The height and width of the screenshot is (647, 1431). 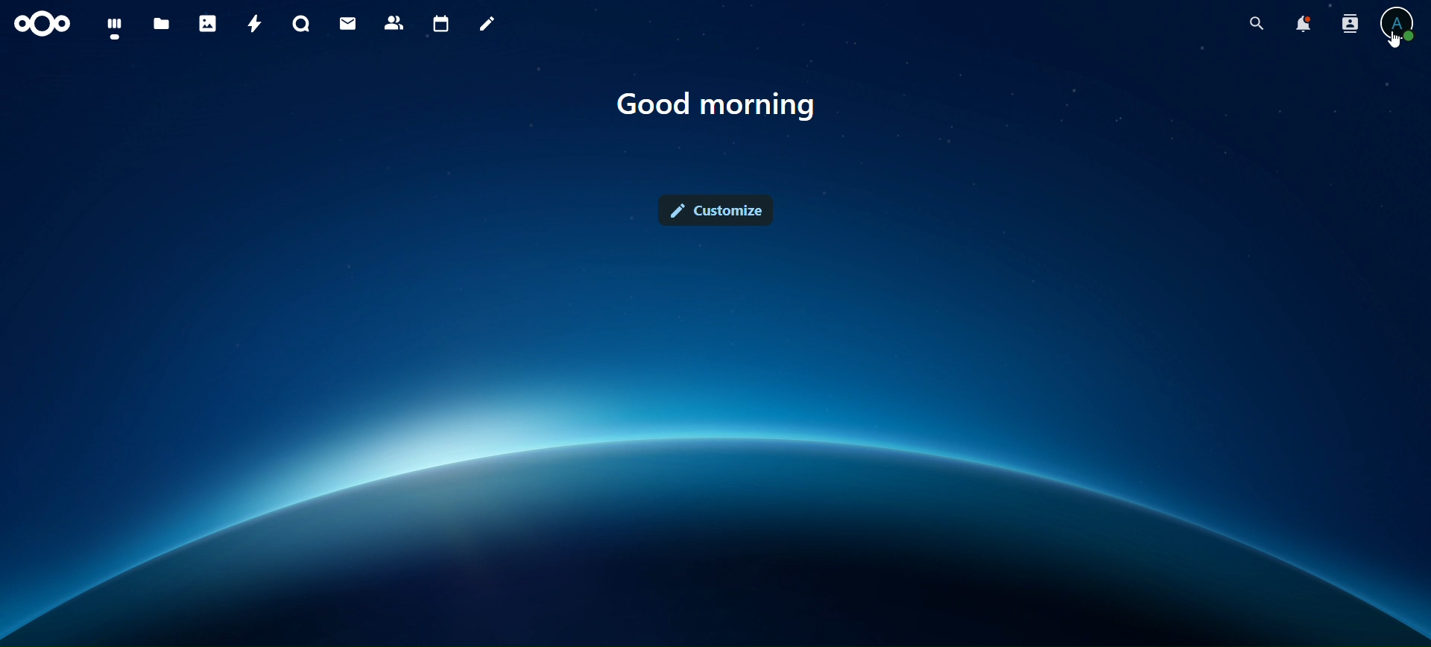 I want to click on files, so click(x=118, y=29).